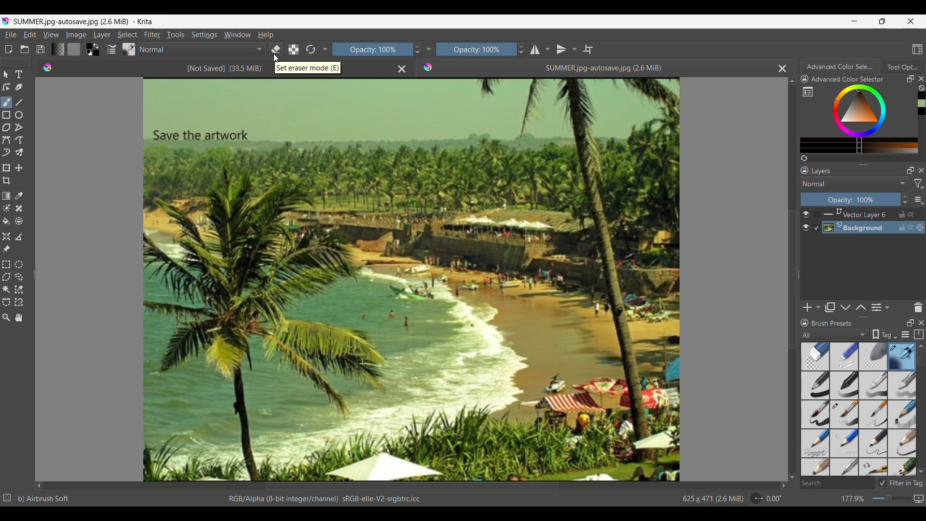  I want to click on Opacity 100%, so click(476, 49).